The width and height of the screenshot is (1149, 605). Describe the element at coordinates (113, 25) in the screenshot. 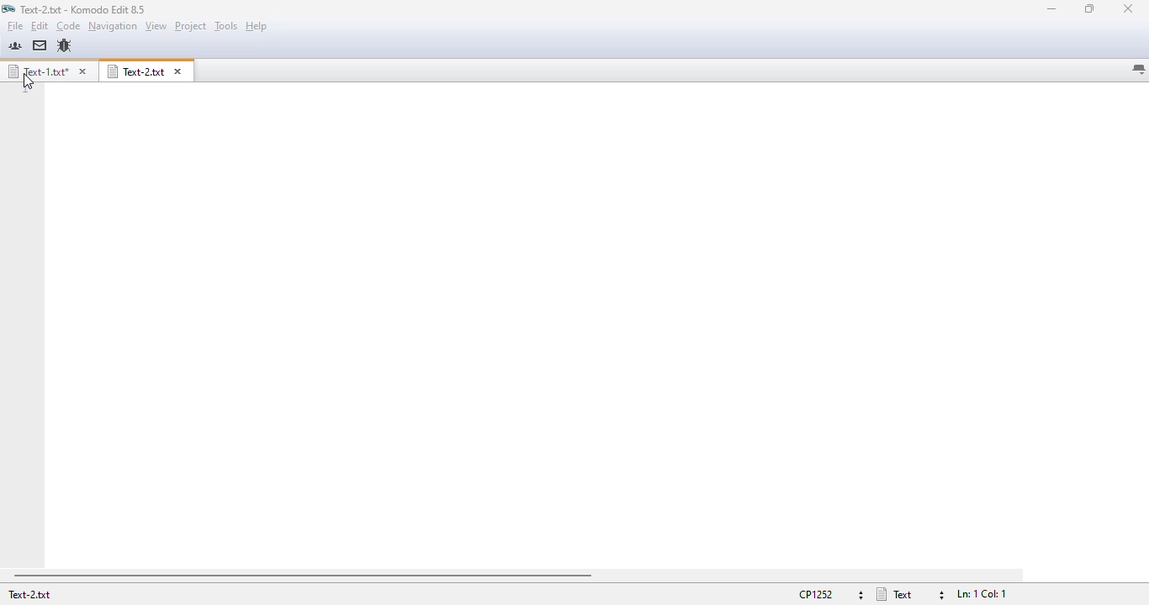

I see `navigation` at that location.